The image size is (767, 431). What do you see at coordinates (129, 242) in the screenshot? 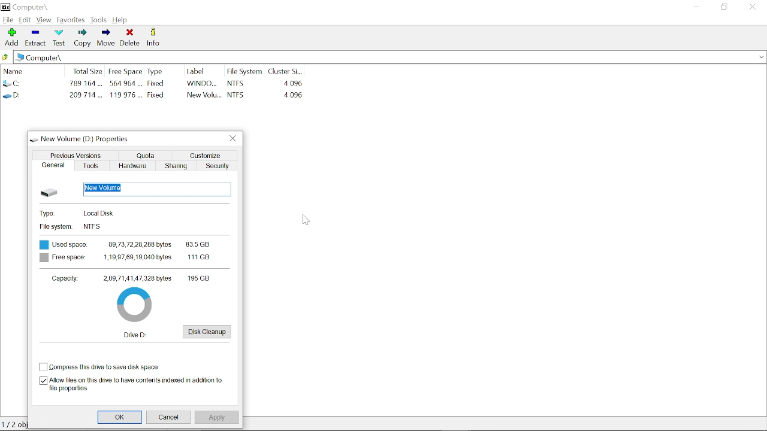
I see `Used space 89,73,72,28,288bytes  83.5GB` at bounding box center [129, 242].